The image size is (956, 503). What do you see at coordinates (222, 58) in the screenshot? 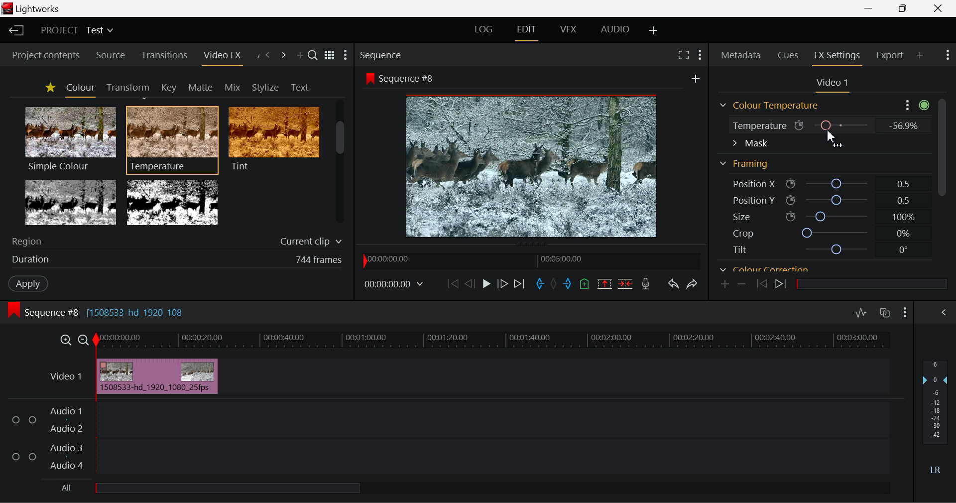
I see `Video FX` at bounding box center [222, 58].